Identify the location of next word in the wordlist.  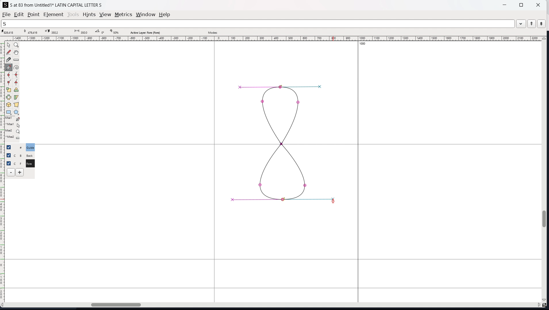
(541, 23).